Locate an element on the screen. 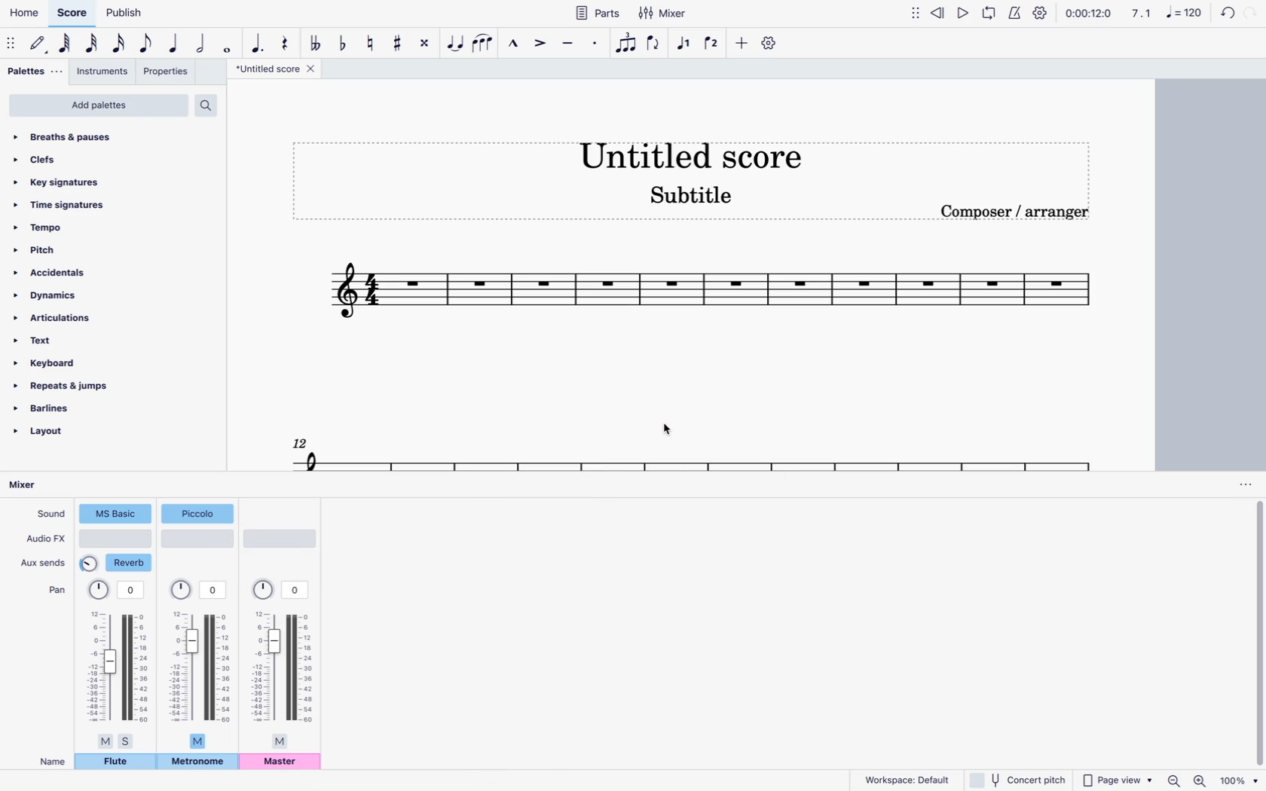  mixer is located at coordinates (29, 485).